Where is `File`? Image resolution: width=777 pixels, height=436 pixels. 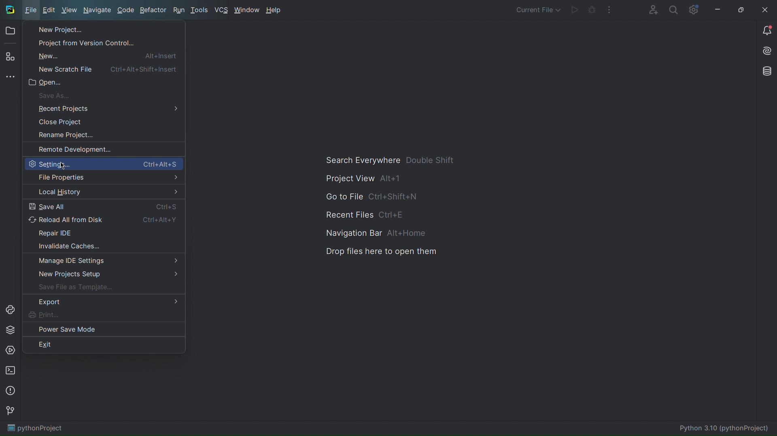 File is located at coordinates (30, 11).